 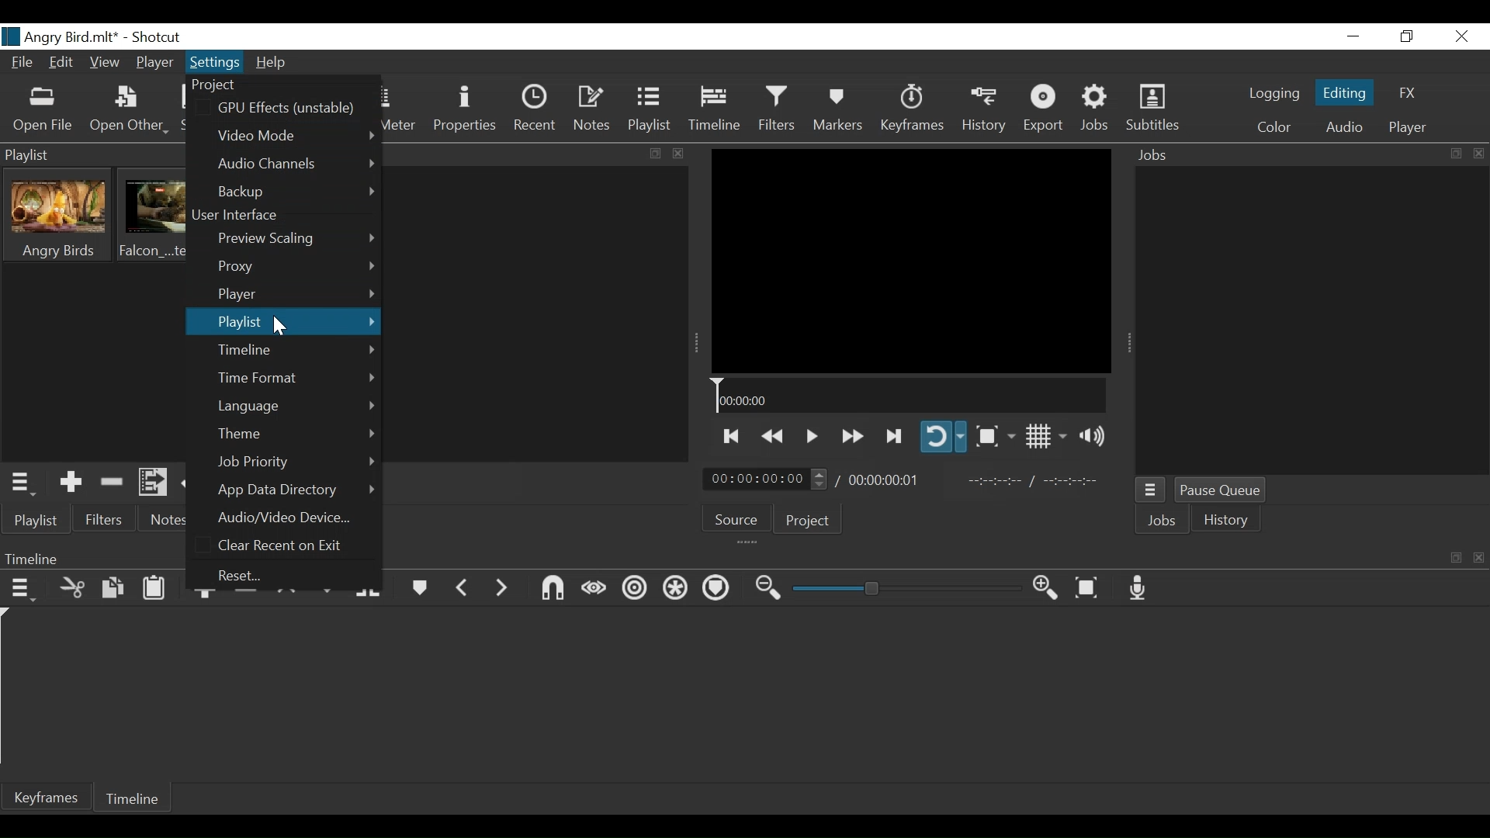 I want to click on File, so click(x=23, y=62).